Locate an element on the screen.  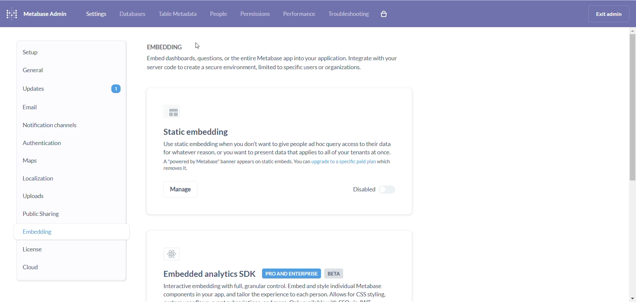
logo is located at coordinates (12, 13).